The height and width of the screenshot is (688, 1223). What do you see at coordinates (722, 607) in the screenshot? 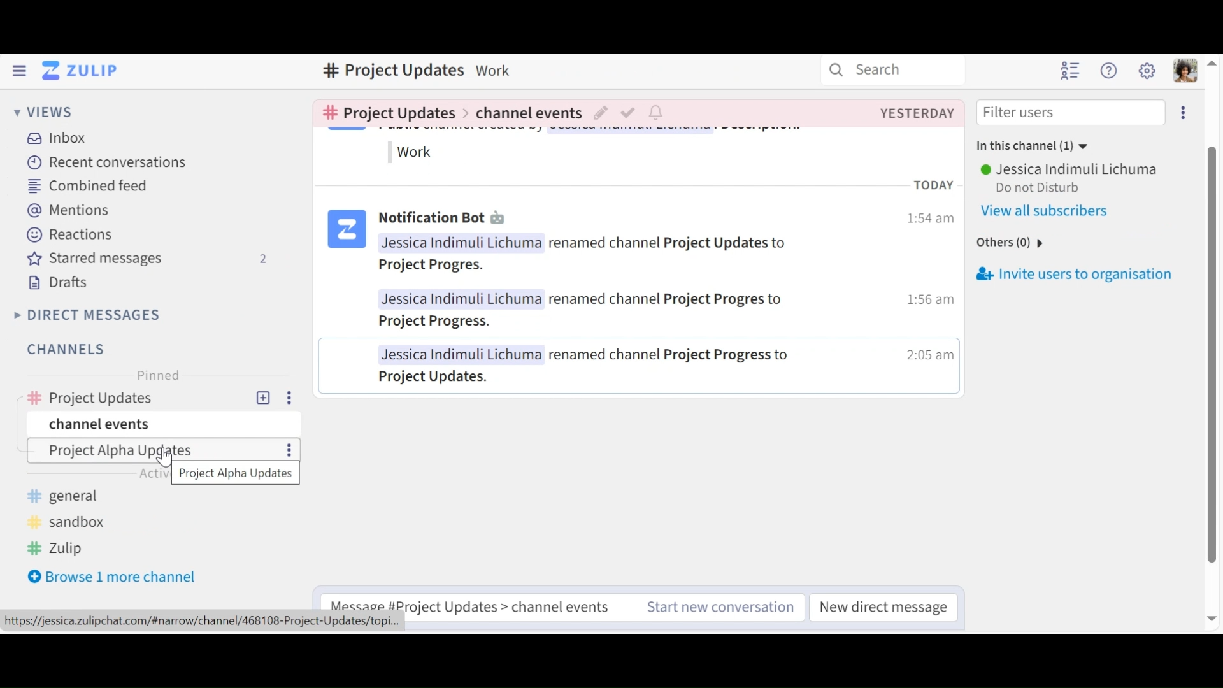
I see `Start new conversation` at bounding box center [722, 607].